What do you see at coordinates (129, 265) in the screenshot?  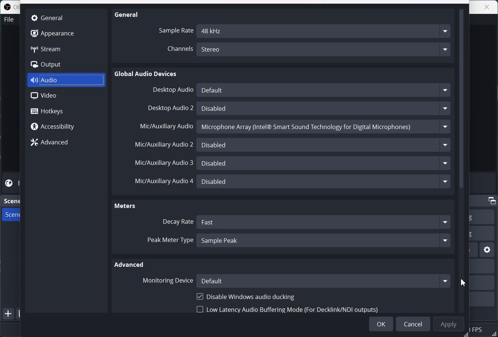 I see `Advanced` at bounding box center [129, 265].